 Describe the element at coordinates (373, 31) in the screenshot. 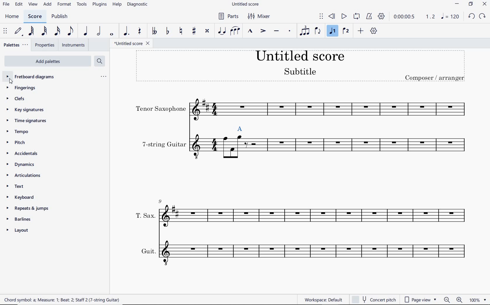

I see `CUSTOMIZE TOOLBAR` at that location.